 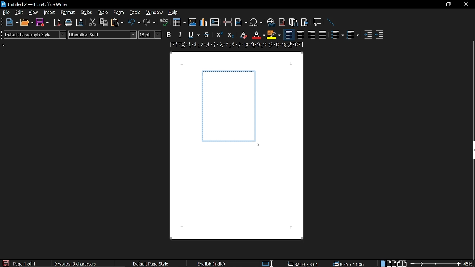 I want to click on standard selection, so click(x=268, y=263).